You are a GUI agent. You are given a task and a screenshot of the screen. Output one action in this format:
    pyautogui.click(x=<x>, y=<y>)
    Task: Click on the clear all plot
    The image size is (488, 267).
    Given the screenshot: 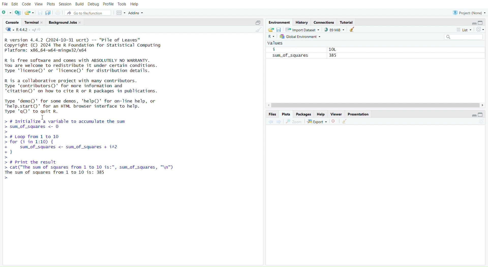 What is the action you would take?
    pyautogui.click(x=344, y=121)
    